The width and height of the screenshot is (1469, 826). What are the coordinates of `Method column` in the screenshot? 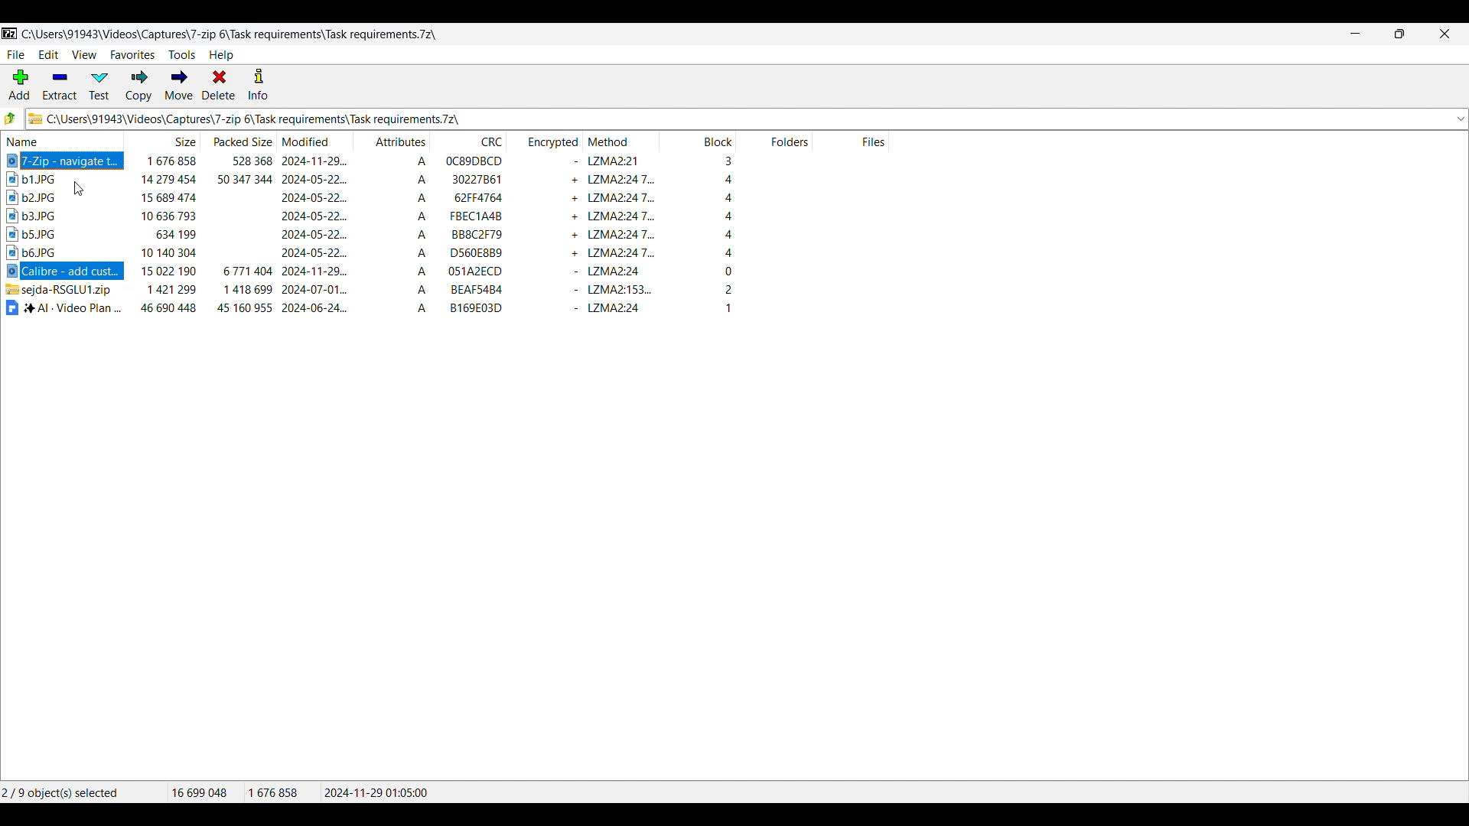 It's located at (622, 140).